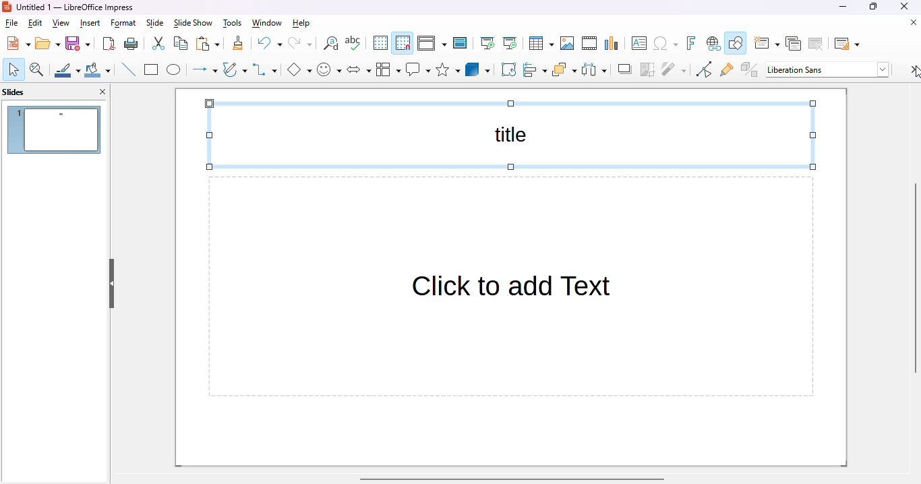 Image resolution: width=921 pixels, height=484 pixels. What do you see at coordinates (612, 44) in the screenshot?
I see `insert chart` at bounding box center [612, 44].